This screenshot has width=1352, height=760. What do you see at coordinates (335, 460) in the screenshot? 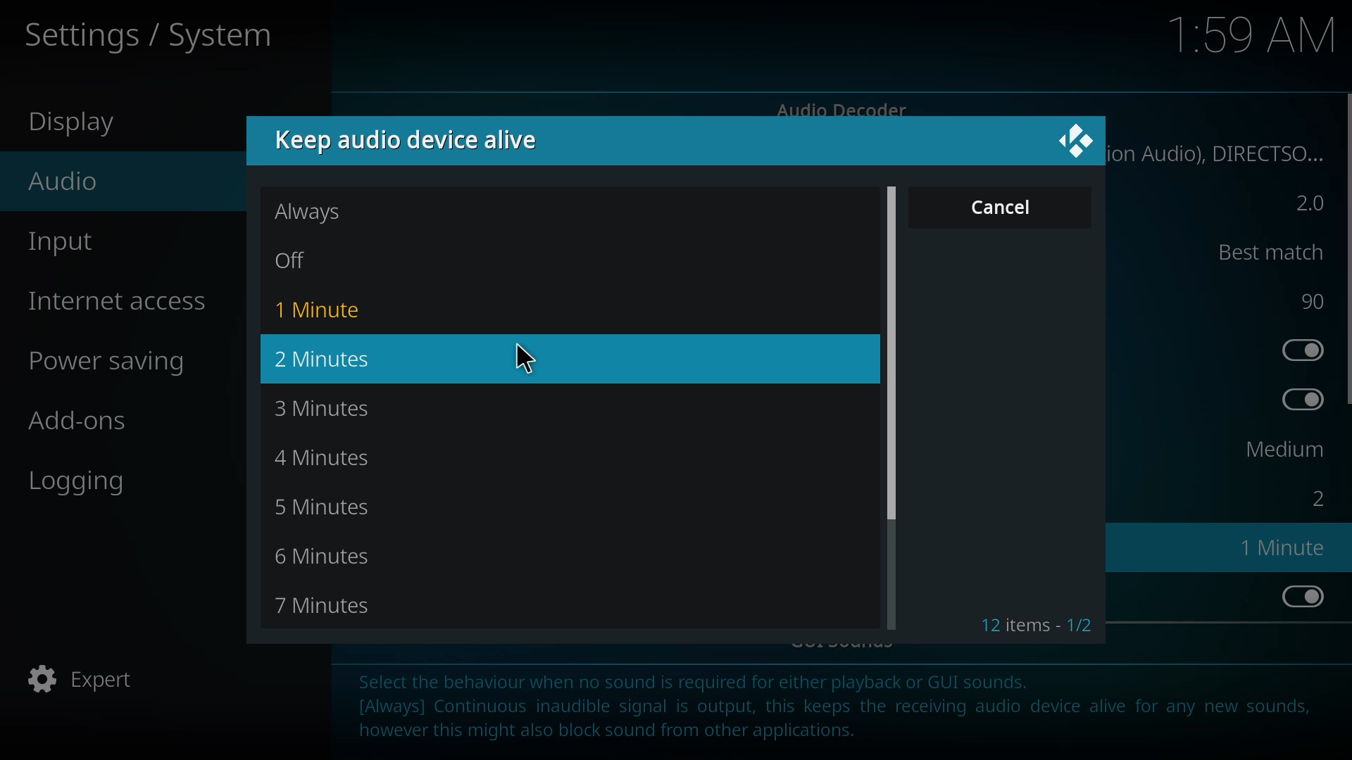
I see `4 min` at bounding box center [335, 460].